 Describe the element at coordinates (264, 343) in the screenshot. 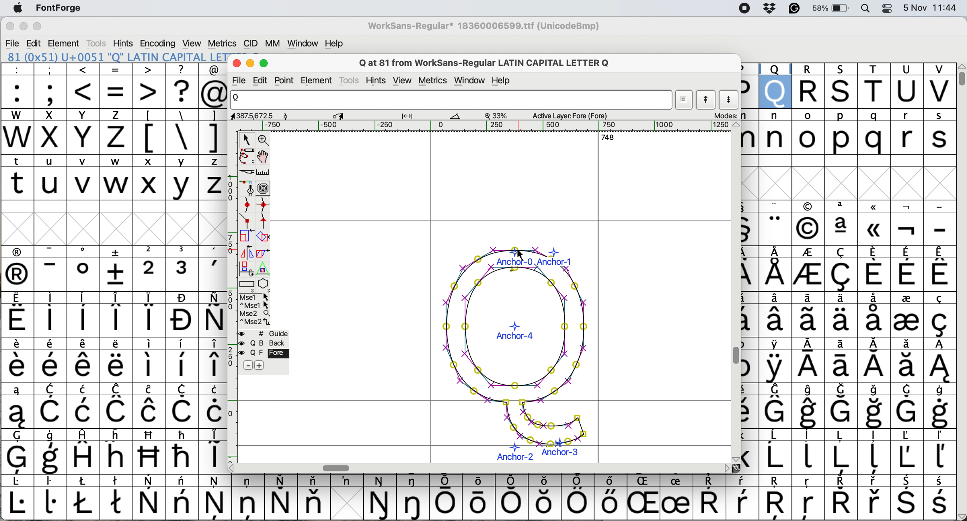

I see `back` at that location.